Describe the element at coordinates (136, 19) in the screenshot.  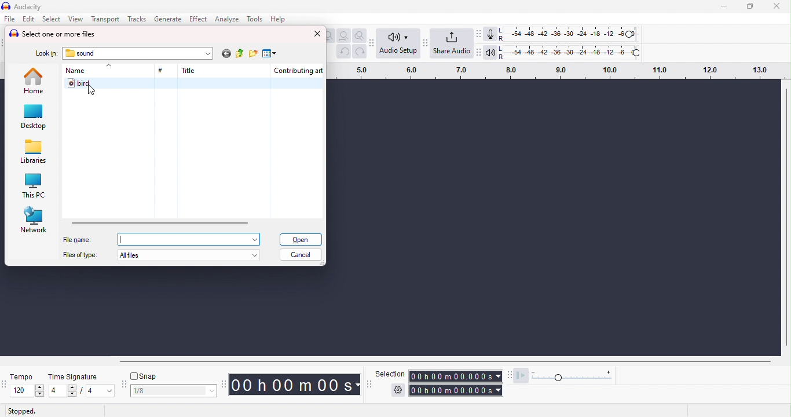
I see `tracks` at that location.